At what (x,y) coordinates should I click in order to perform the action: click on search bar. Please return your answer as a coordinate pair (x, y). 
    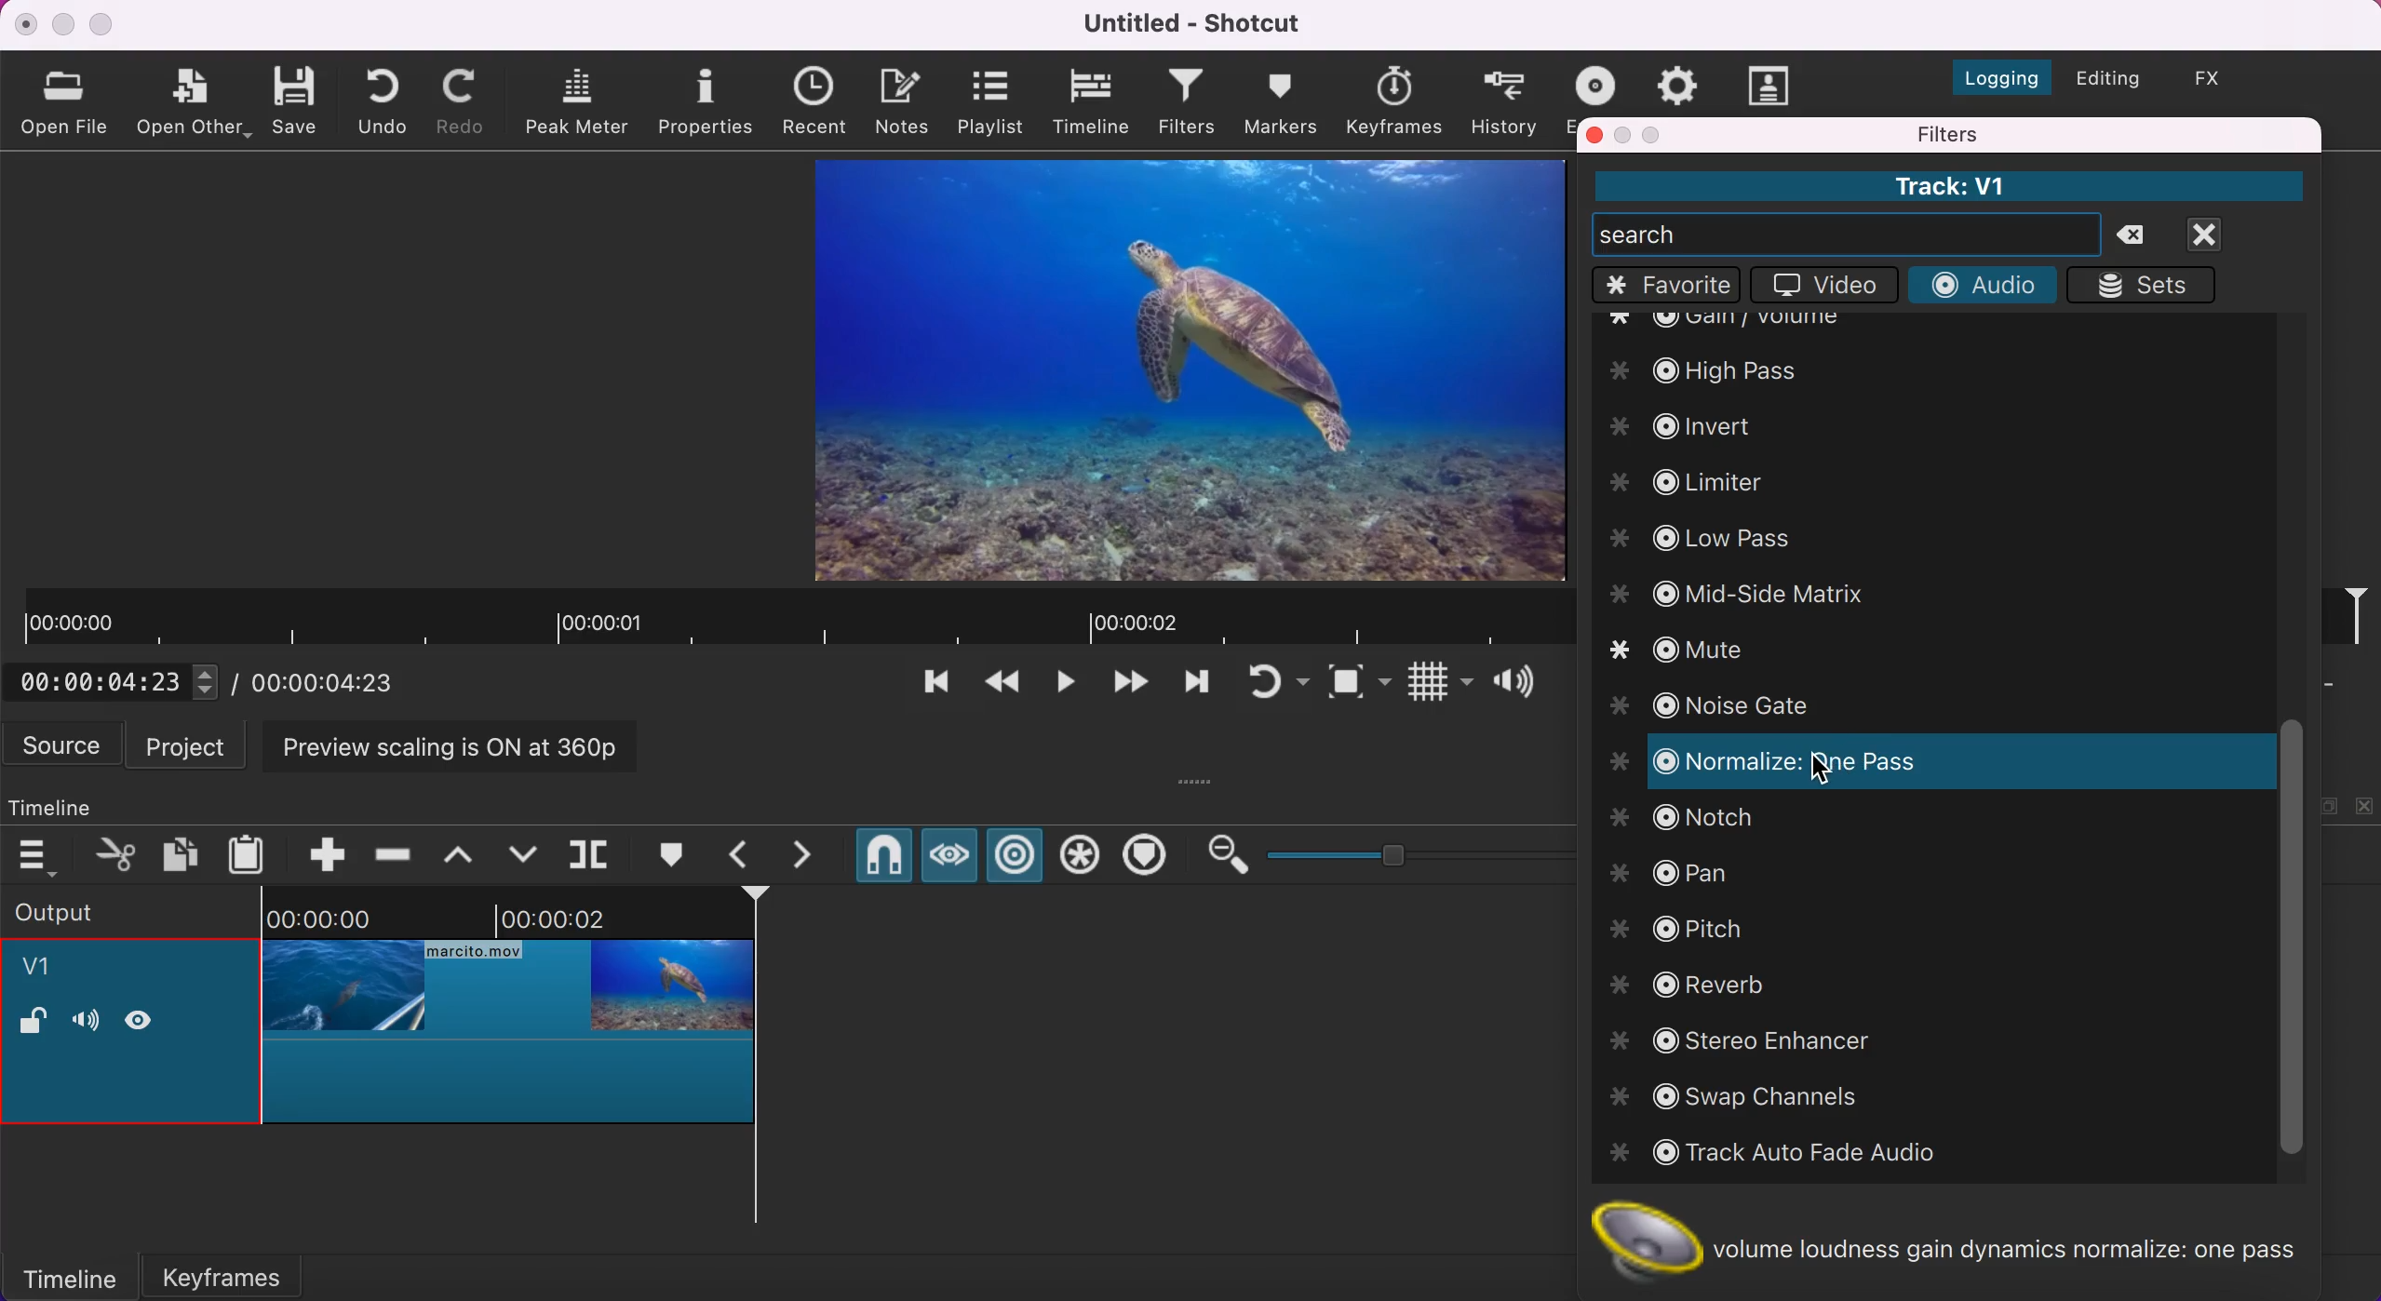
    Looking at the image, I should click on (1847, 234).